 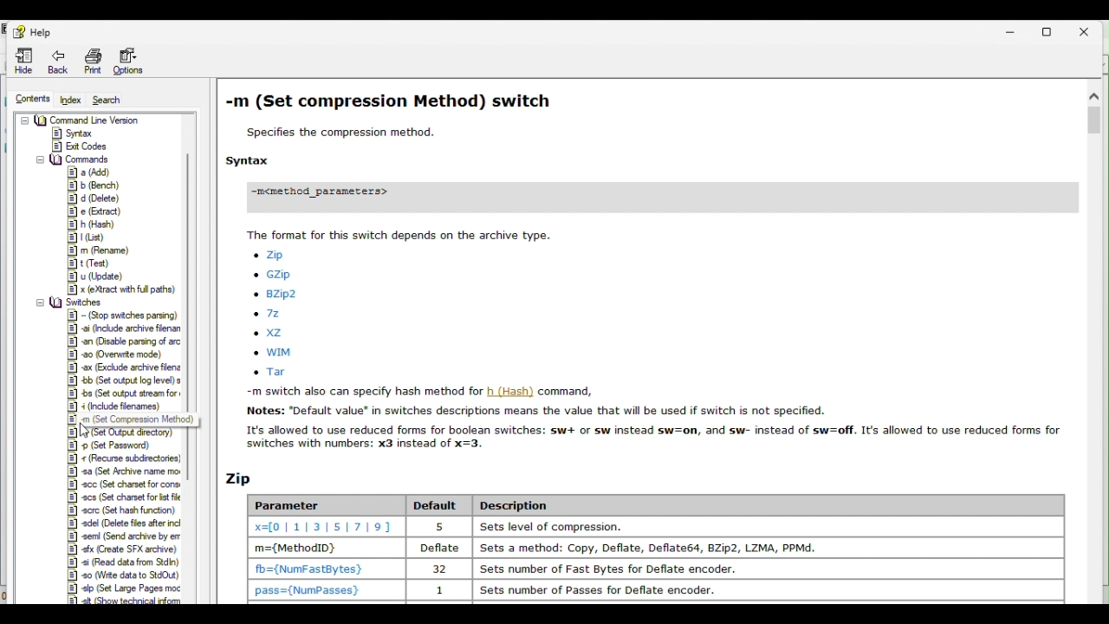 I want to click on set password, so click(x=114, y=445).